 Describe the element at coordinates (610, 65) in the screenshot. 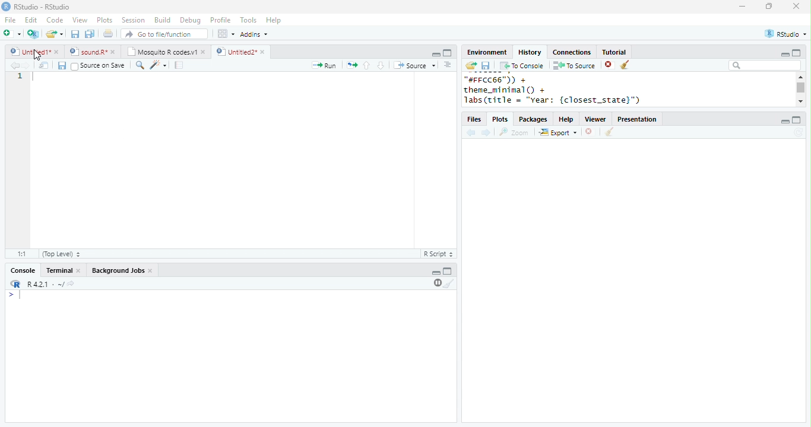

I see `close file` at that location.